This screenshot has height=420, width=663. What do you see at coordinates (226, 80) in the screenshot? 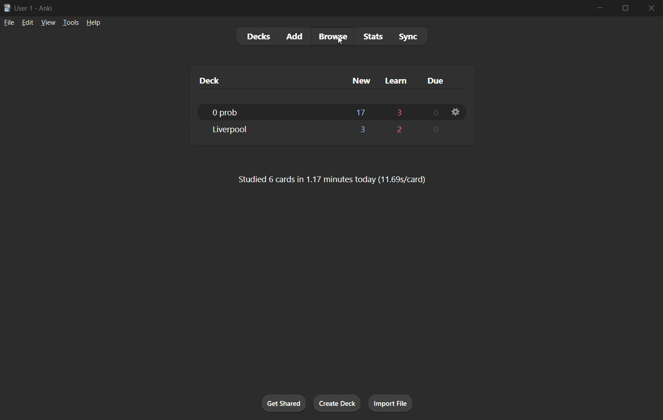
I see `deck name column` at bounding box center [226, 80].